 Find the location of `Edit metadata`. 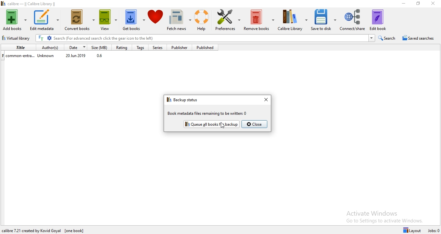

Edit metadata is located at coordinates (45, 20).